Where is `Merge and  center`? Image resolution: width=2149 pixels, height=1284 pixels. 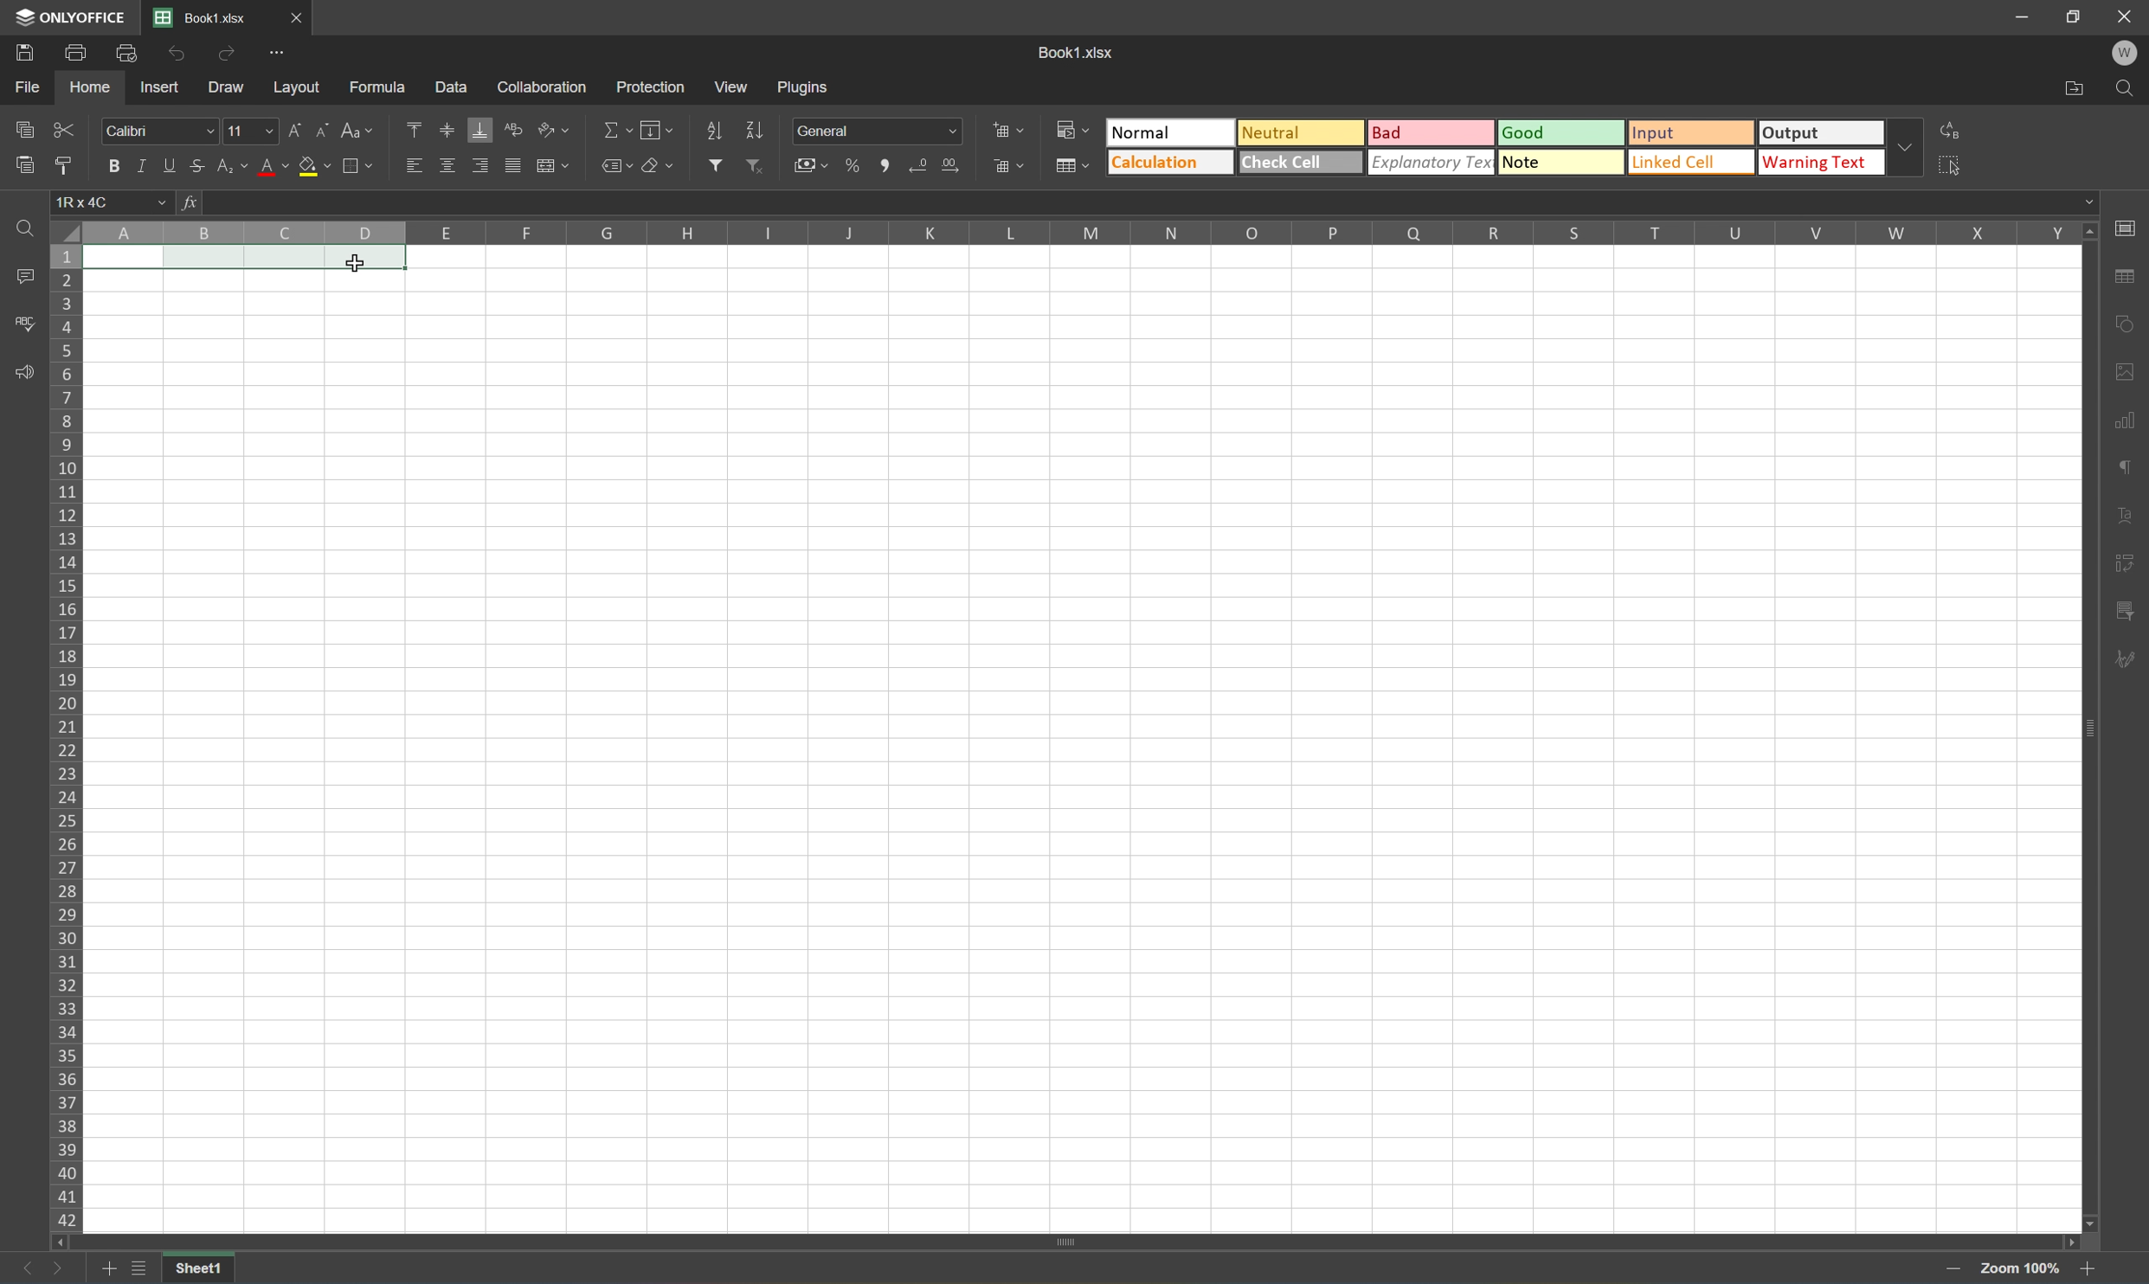
Merge and  center is located at coordinates (553, 170).